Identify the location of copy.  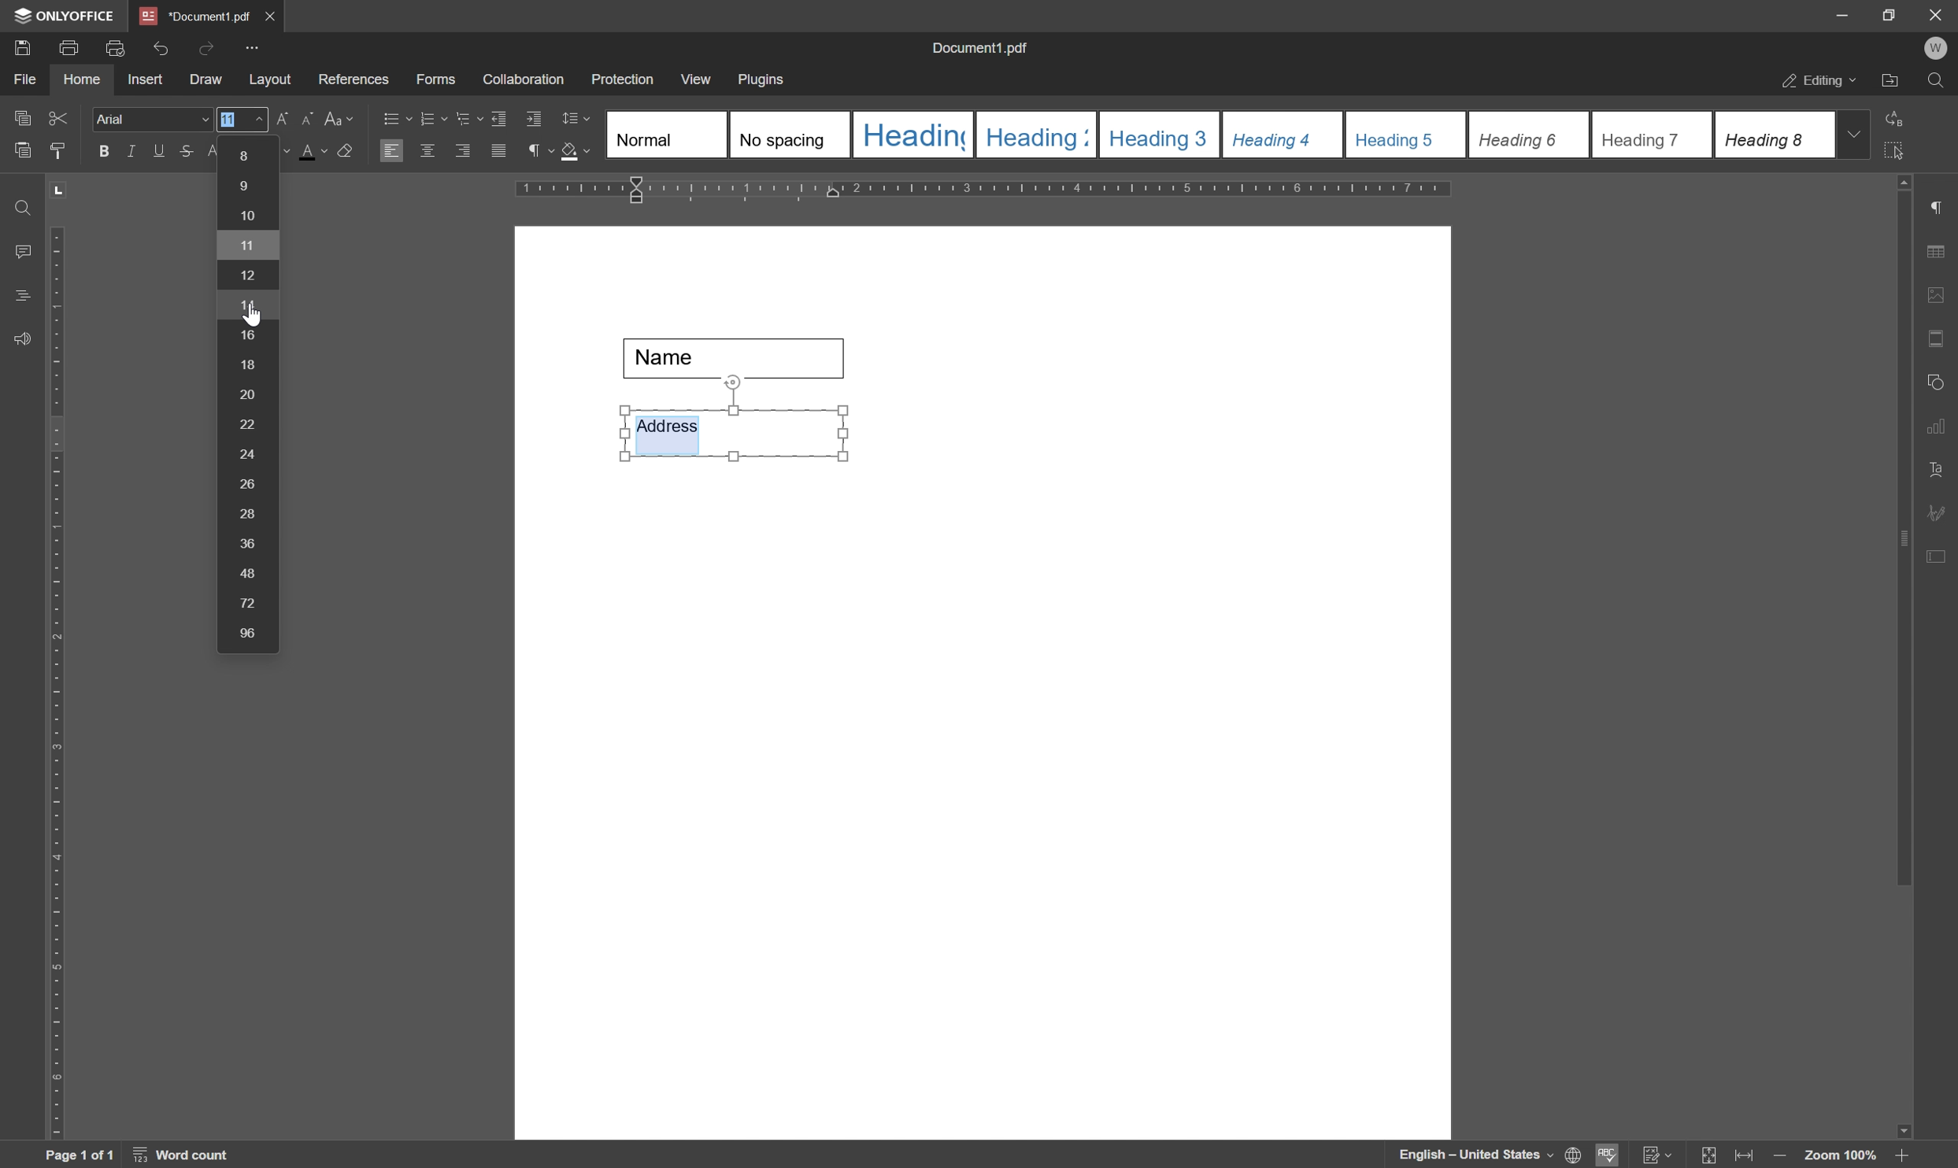
(21, 115).